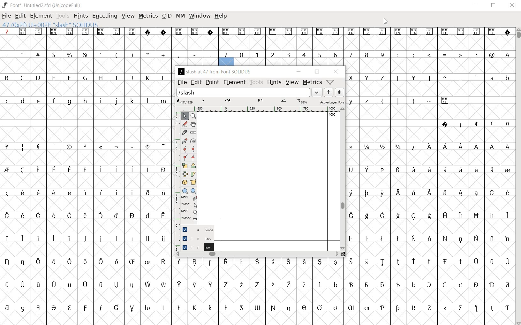 The height and width of the screenshot is (325, 521). Describe the element at coordinates (221, 16) in the screenshot. I see `HELP` at that location.